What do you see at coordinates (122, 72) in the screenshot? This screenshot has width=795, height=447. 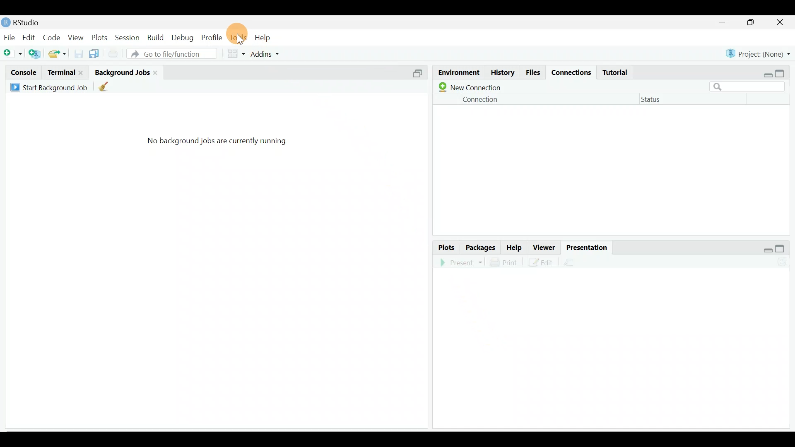 I see `Background jobs` at bounding box center [122, 72].